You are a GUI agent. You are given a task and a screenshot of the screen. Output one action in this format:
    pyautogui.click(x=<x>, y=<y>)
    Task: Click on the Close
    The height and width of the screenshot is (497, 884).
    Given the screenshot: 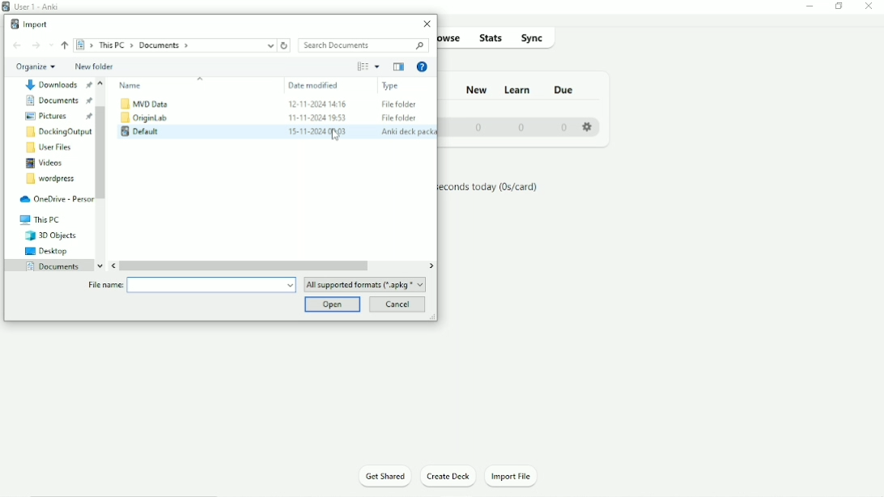 What is the action you would take?
    pyautogui.click(x=427, y=23)
    